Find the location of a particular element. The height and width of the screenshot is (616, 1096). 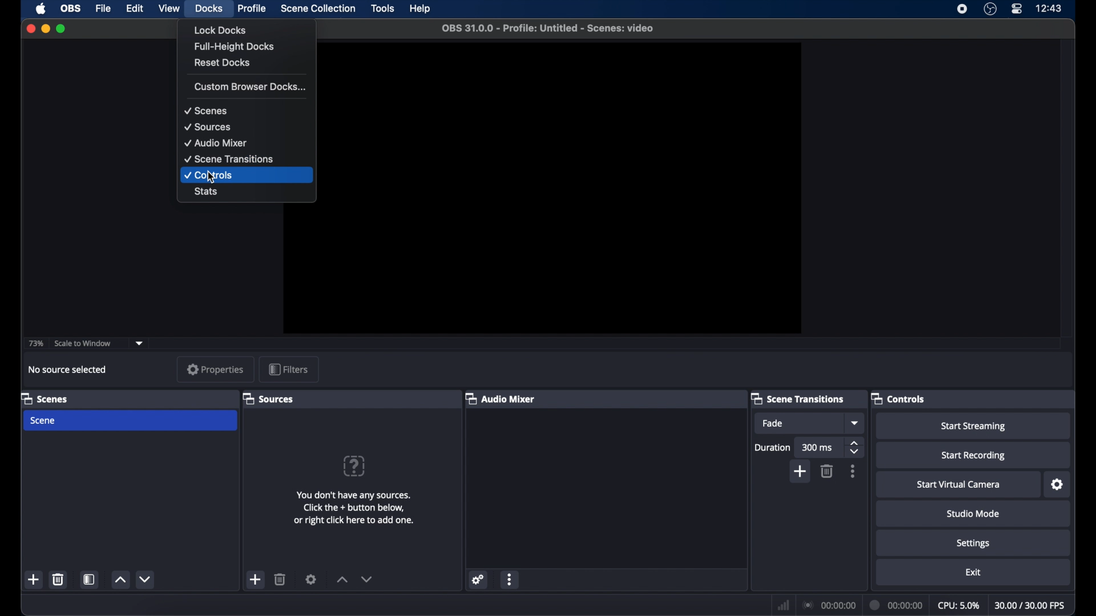

filters is located at coordinates (288, 369).